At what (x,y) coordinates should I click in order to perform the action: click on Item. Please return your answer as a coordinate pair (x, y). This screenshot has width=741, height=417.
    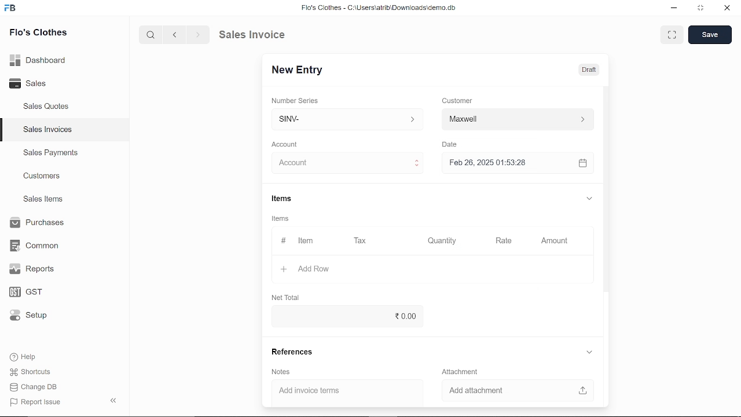
    Looking at the image, I should click on (299, 242).